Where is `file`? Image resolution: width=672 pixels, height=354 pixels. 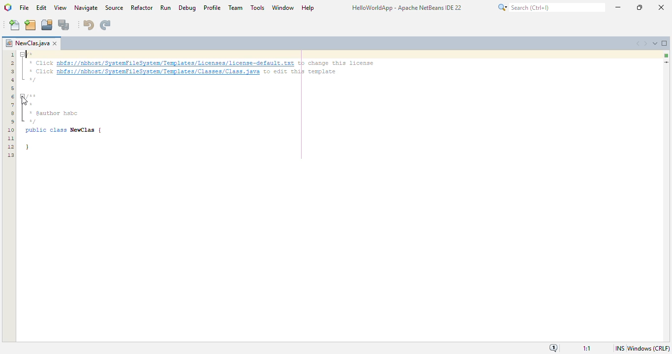 file is located at coordinates (25, 8).